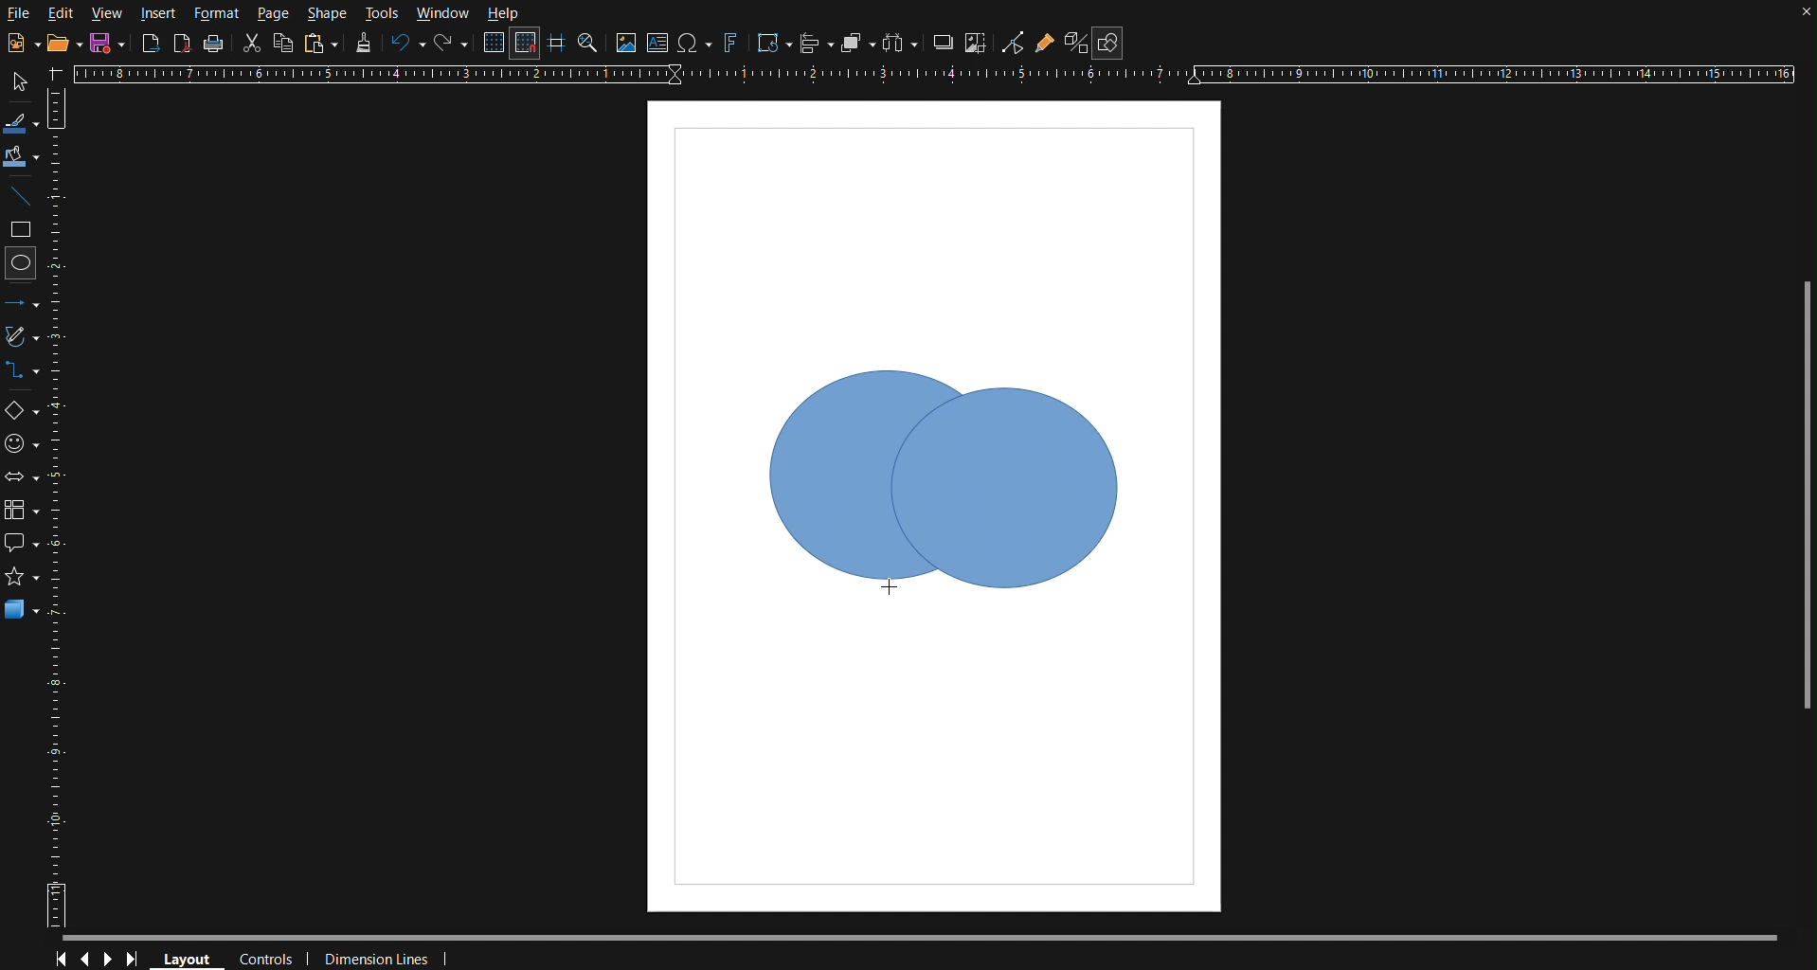  I want to click on Distribute objects, so click(906, 45).